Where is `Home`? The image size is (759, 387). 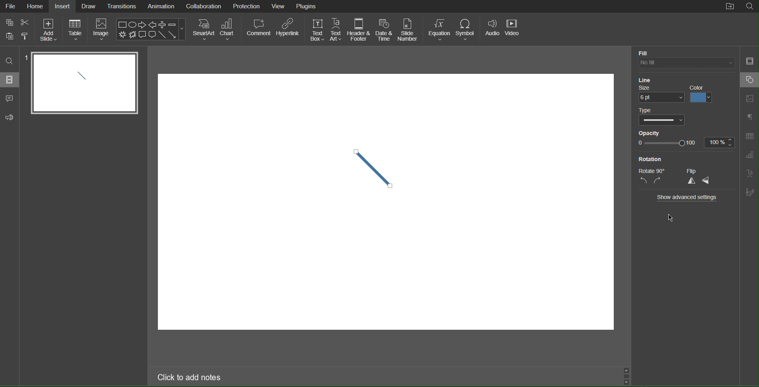
Home is located at coordinates (36, 6).